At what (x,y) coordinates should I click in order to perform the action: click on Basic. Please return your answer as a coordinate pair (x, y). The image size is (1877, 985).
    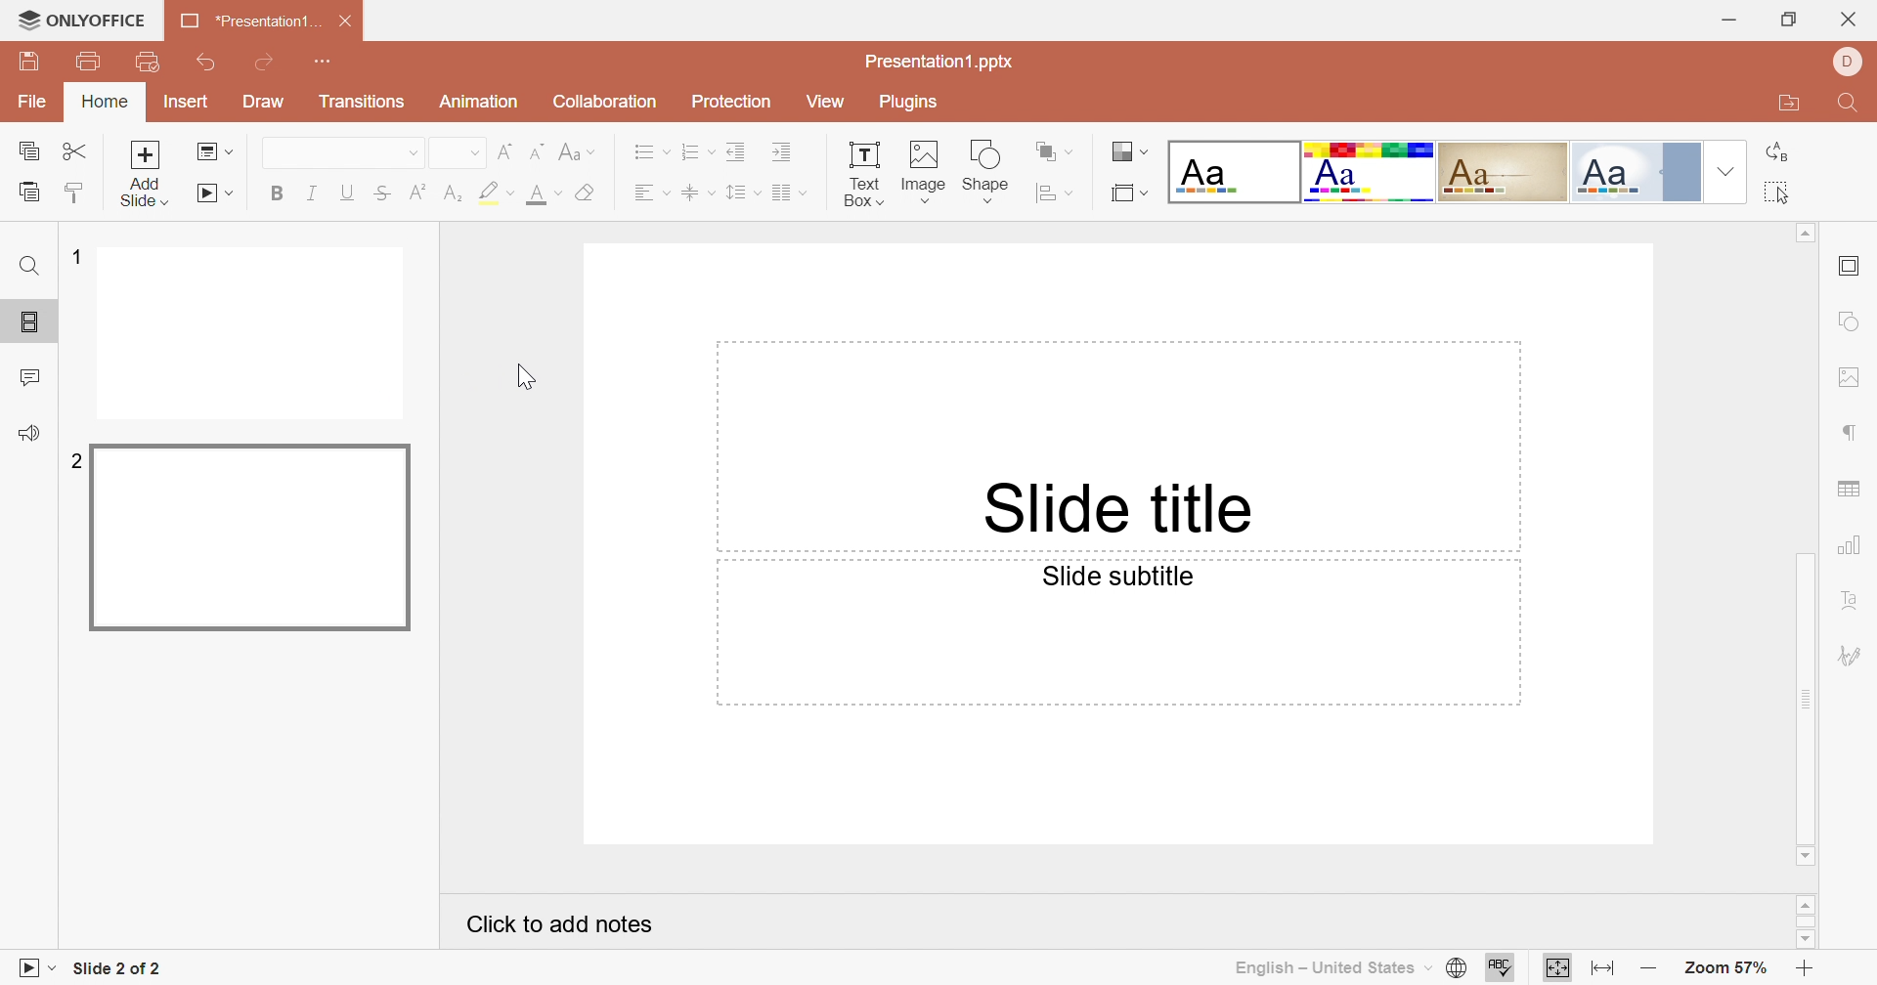
    Looking at the image, I should click on (1367, 173).